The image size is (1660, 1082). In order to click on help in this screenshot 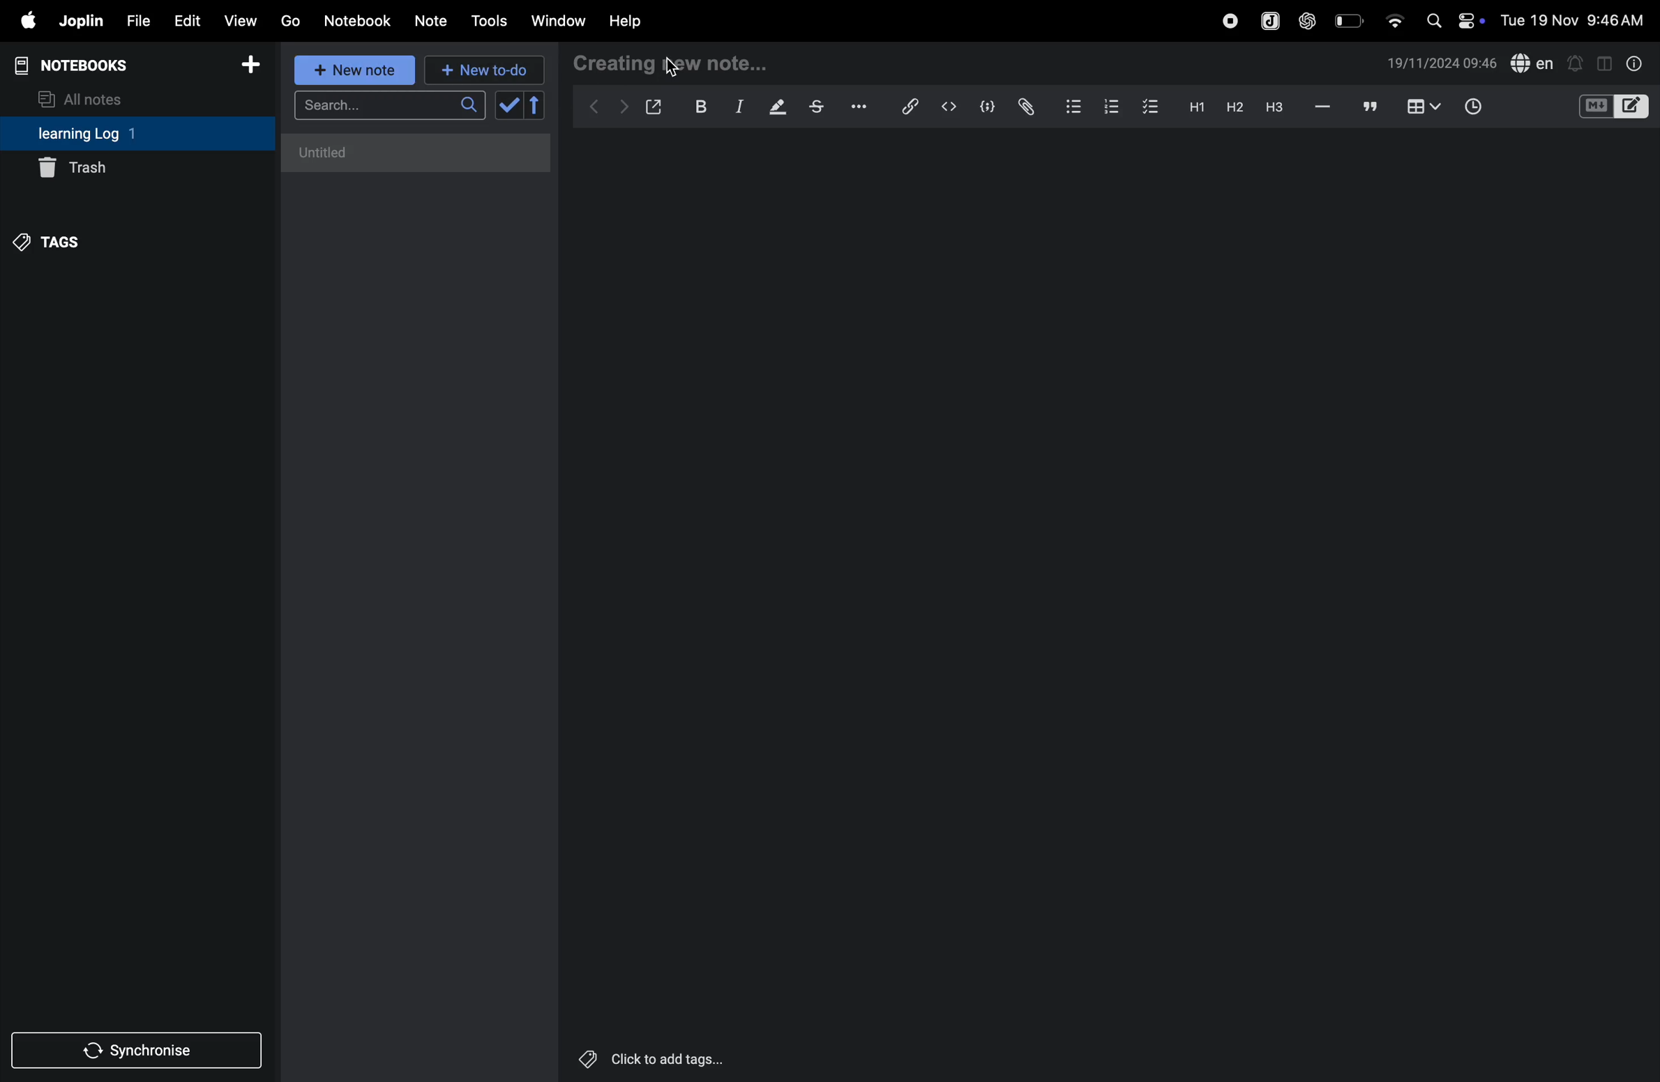, I will do `click(626, 20)`.